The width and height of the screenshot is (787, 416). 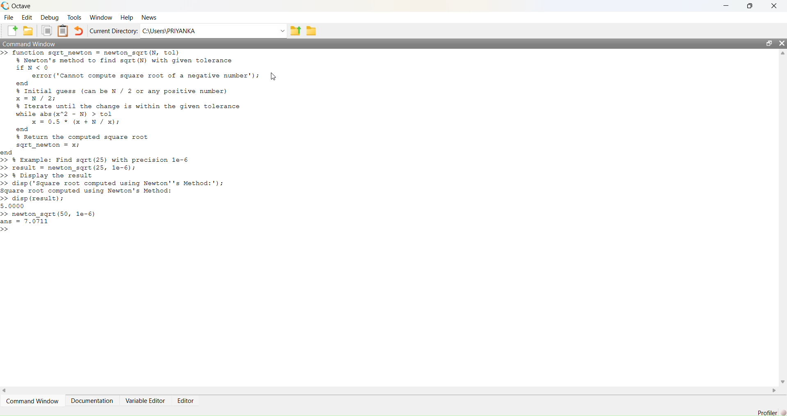 What do you see at coordinates (64, 31) in the screenshot?
I see `Paste` at bounding box center [64, 31].